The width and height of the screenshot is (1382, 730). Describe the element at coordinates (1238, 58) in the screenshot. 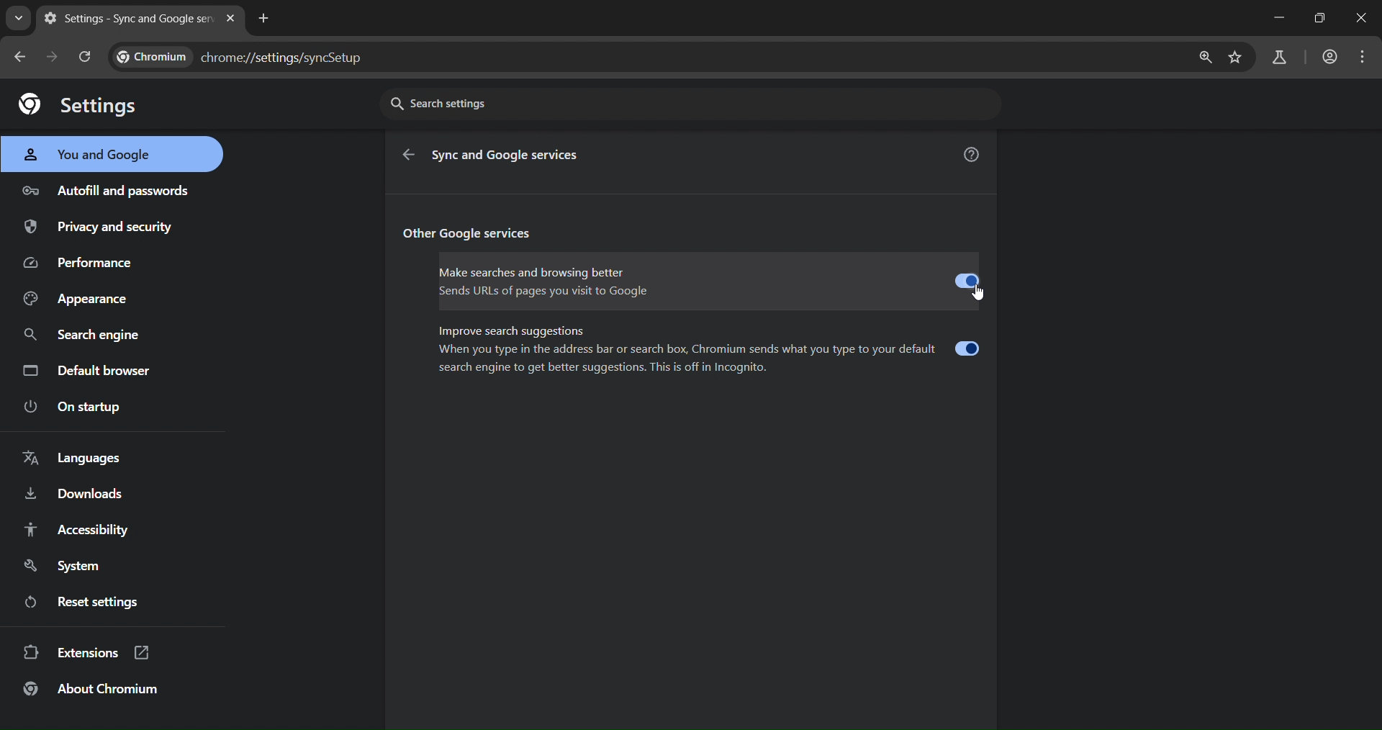

I see `bookmark page` at that location.